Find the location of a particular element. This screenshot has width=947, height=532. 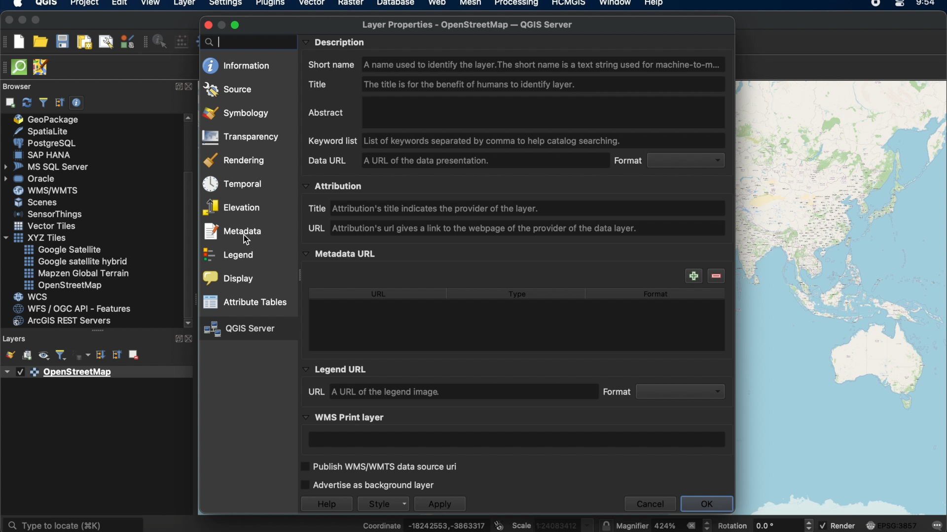

help is located at coordinates (324, 503).